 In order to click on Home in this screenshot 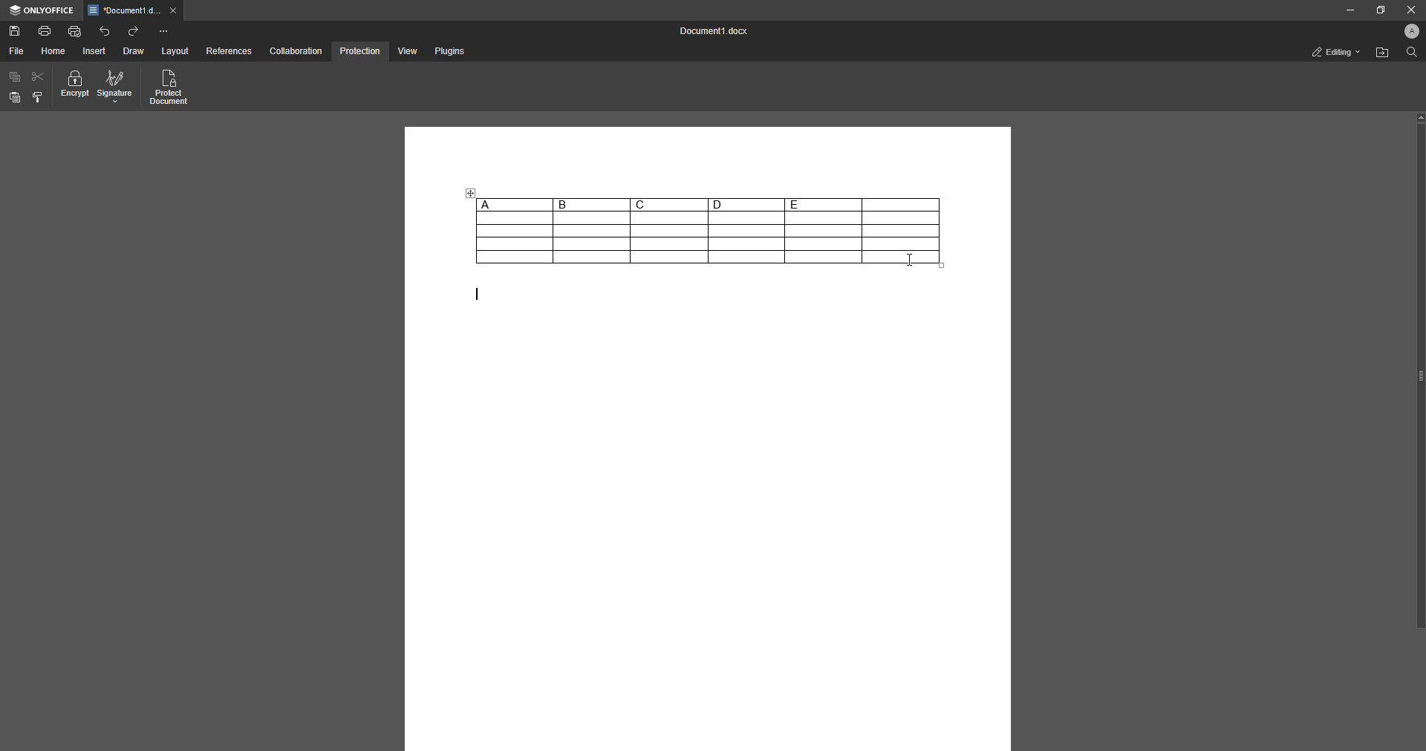, I will do `click(54, 51)`.